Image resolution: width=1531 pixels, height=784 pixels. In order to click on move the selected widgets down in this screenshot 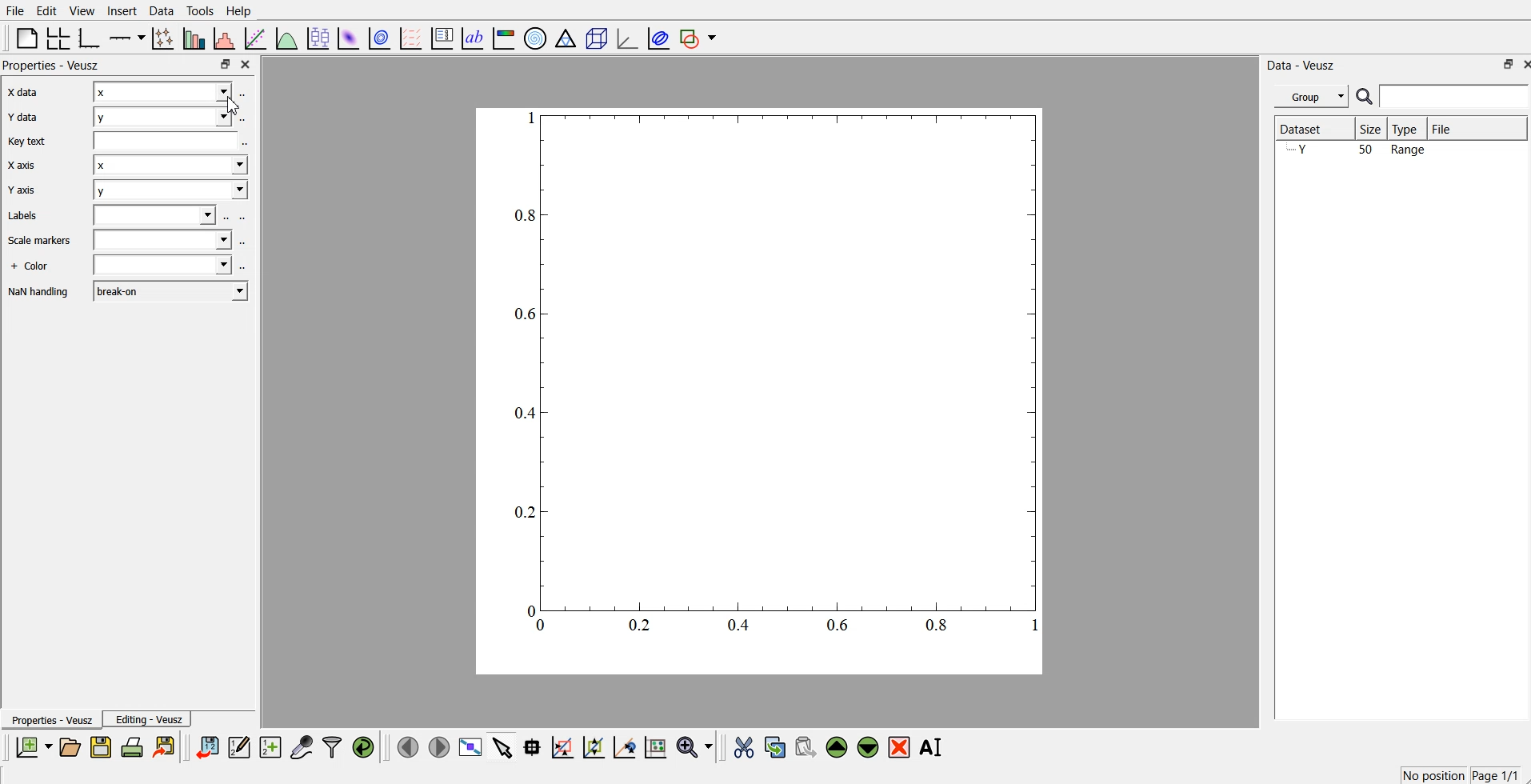, I will do `click(868, 747)`.